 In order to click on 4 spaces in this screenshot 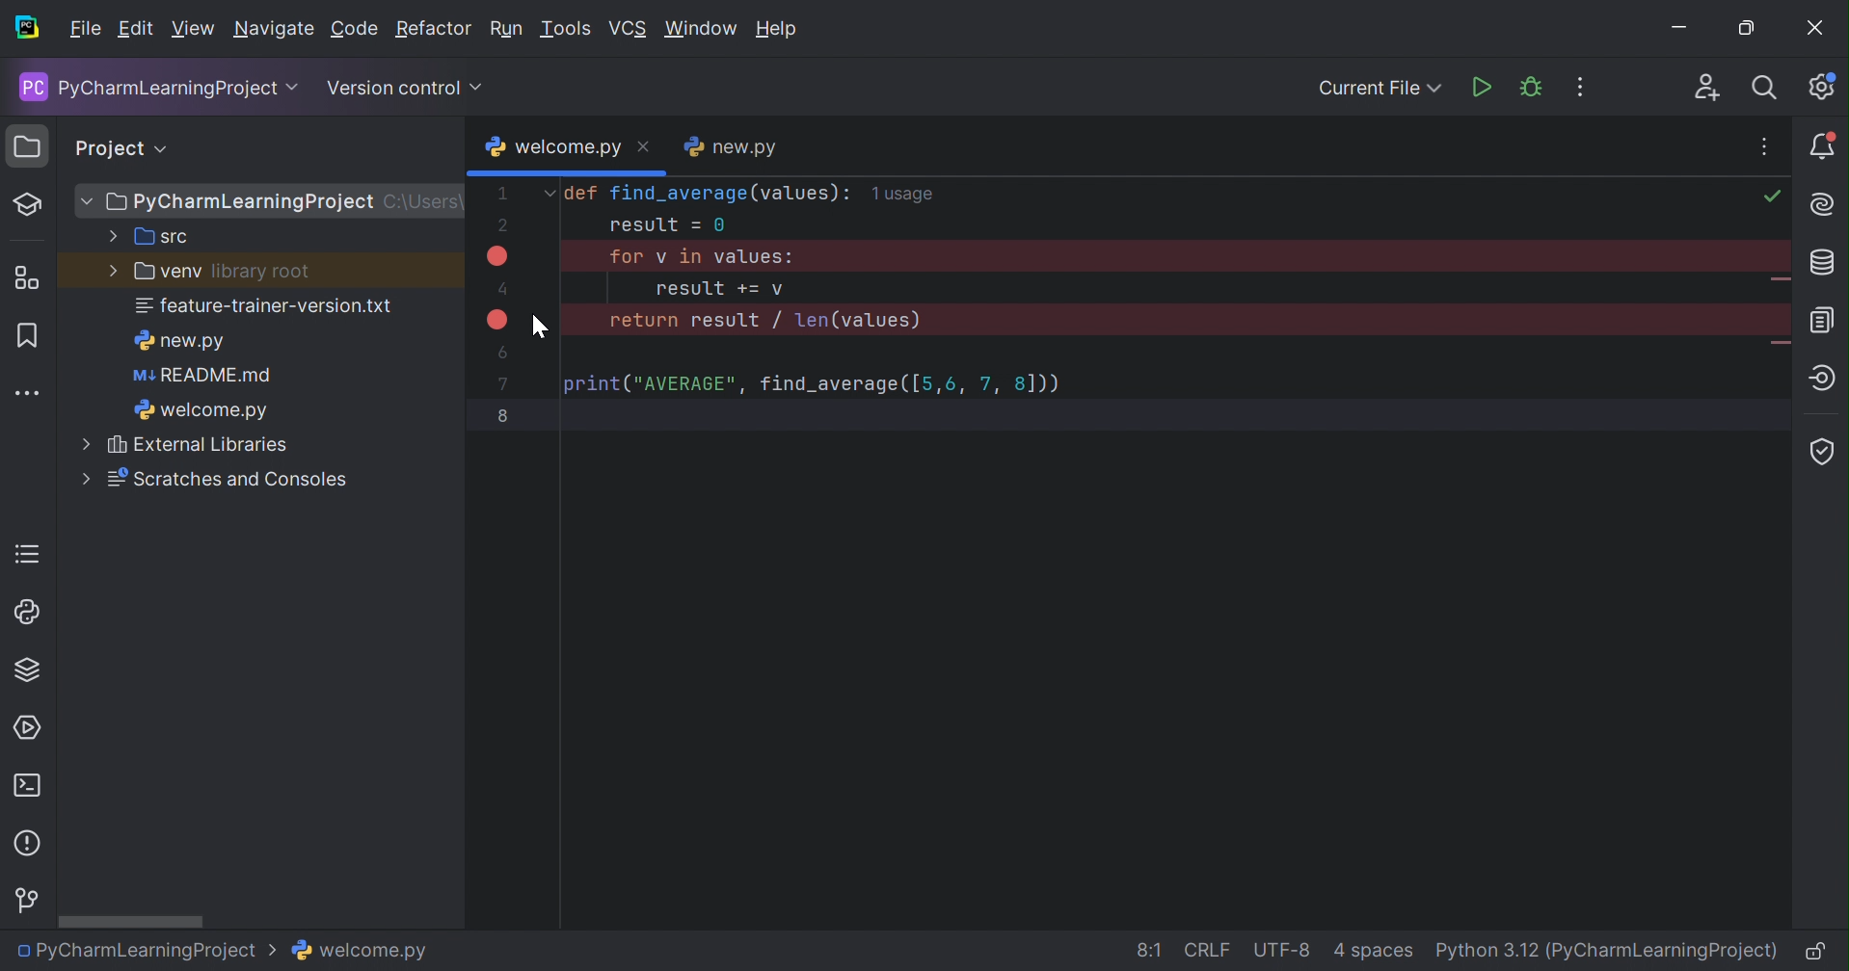, I will do `click(1376, 950)`.